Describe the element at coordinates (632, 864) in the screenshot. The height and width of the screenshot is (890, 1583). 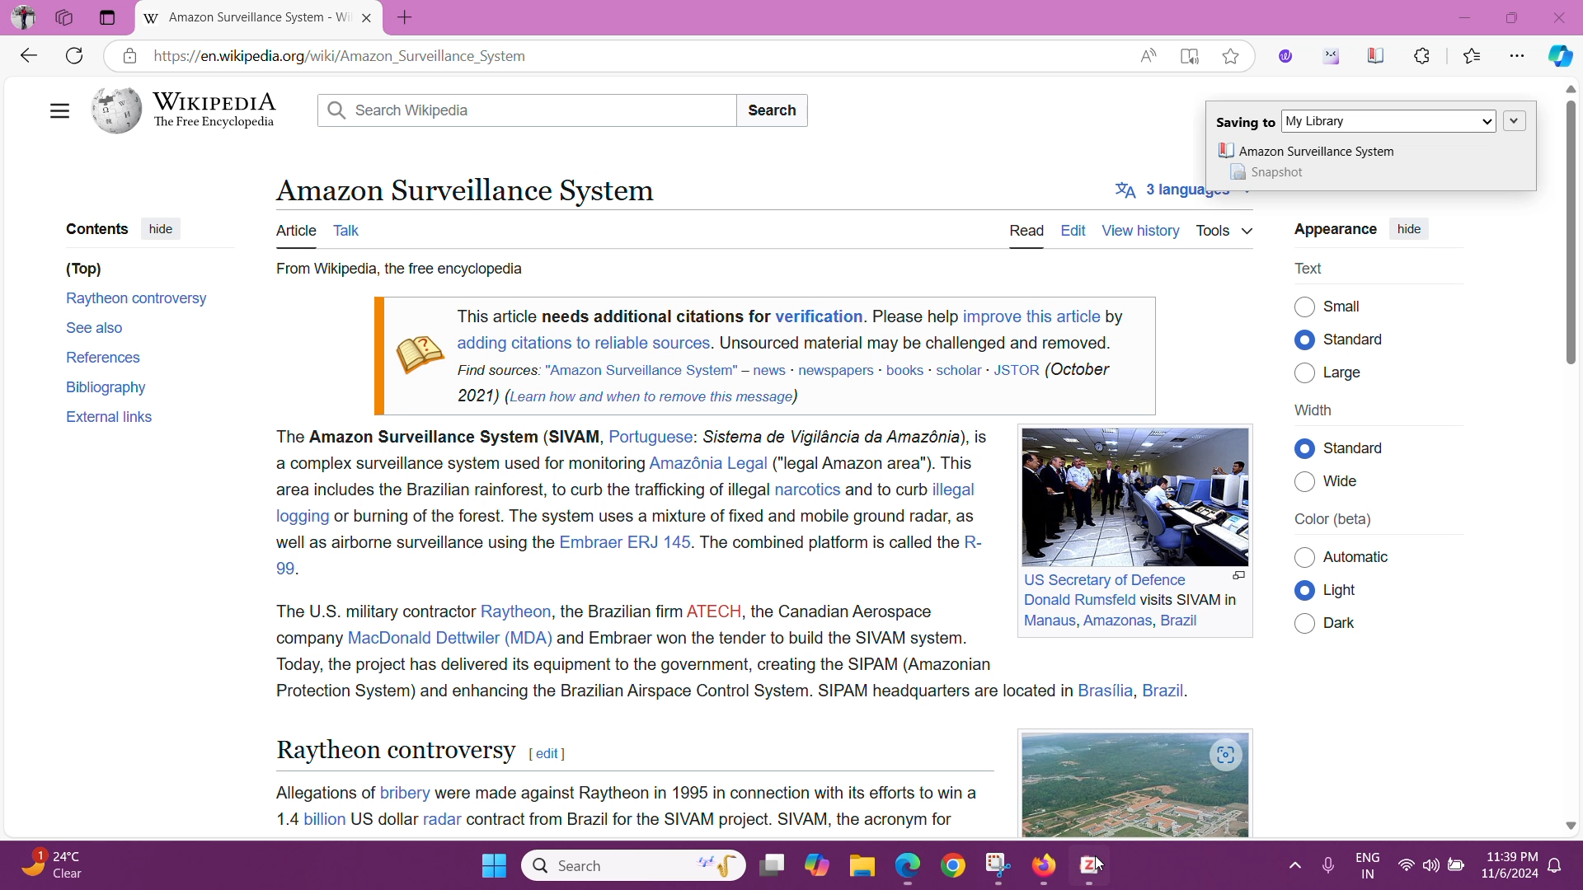
I see `Windows Search` at that location.